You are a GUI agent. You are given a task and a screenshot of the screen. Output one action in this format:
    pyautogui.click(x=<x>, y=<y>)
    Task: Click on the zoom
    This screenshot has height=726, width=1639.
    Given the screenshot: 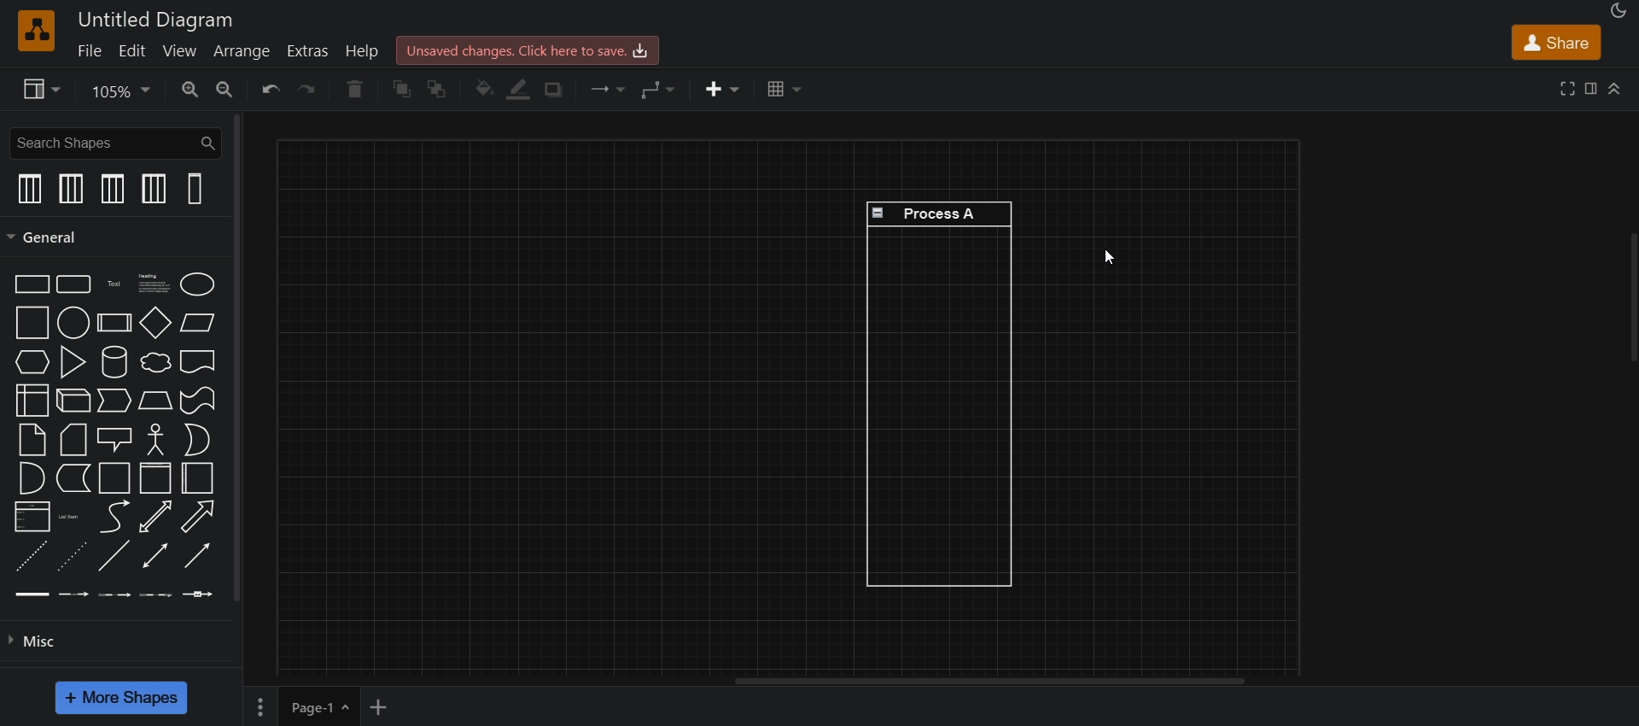 What is the action you would take?
    pyautogui.click(x=121, y=92)
    